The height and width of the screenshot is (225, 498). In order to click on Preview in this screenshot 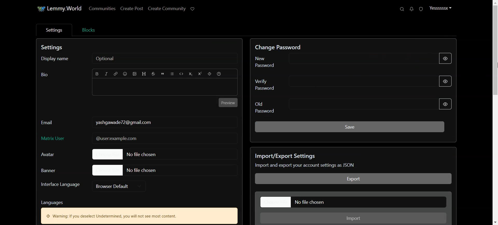, I will do `click(228, 103)`.